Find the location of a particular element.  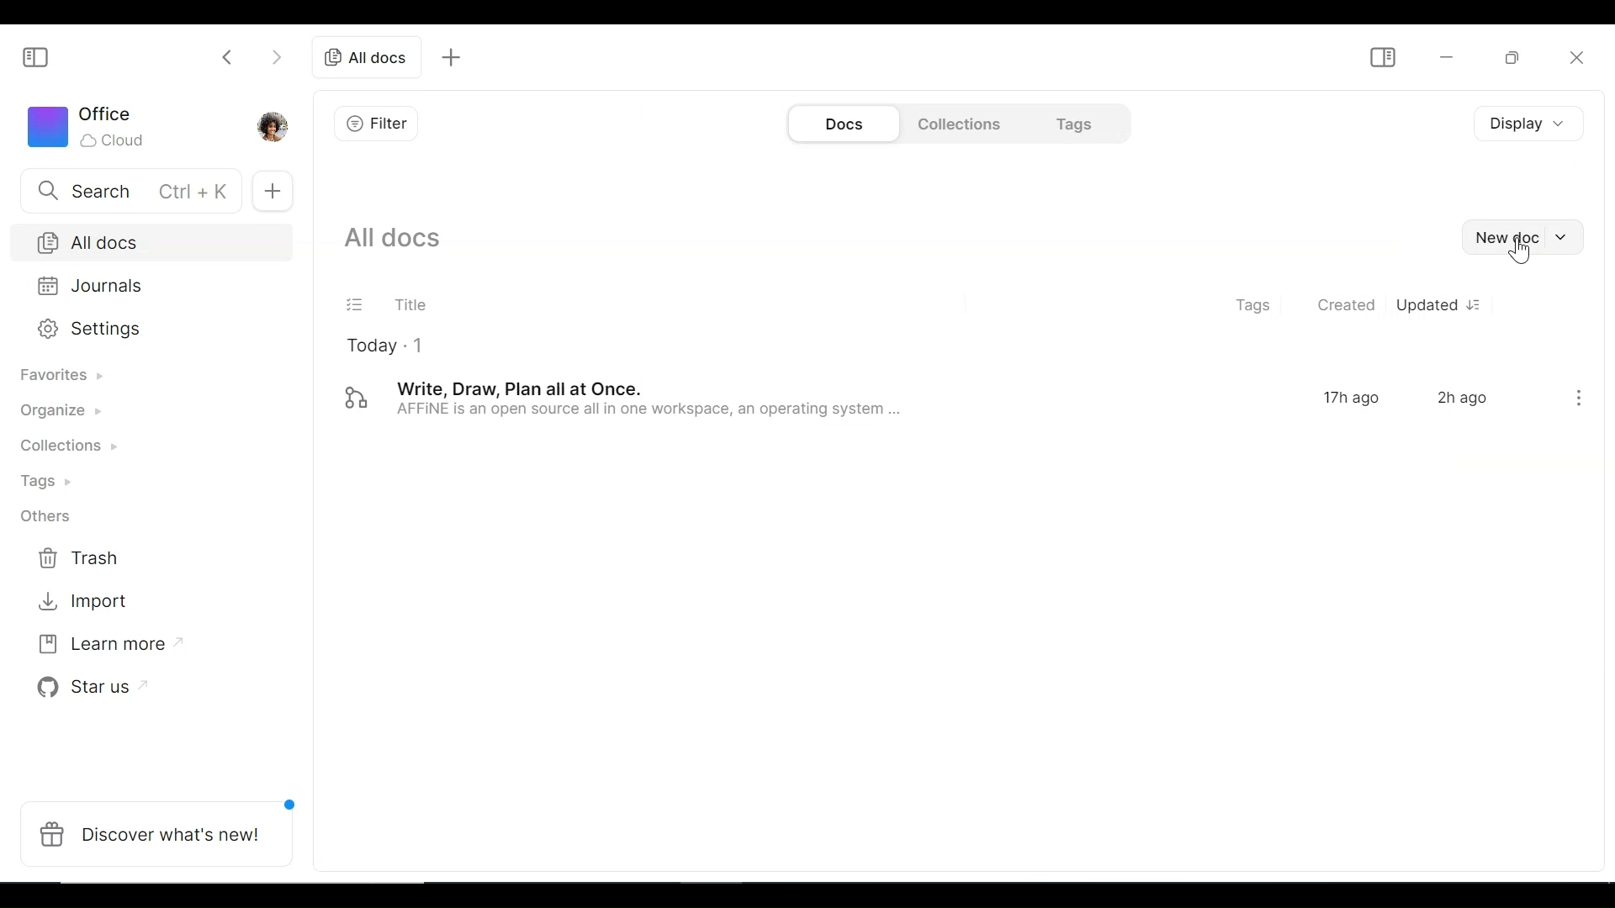

Favorites is located at coordinates (73, 378).